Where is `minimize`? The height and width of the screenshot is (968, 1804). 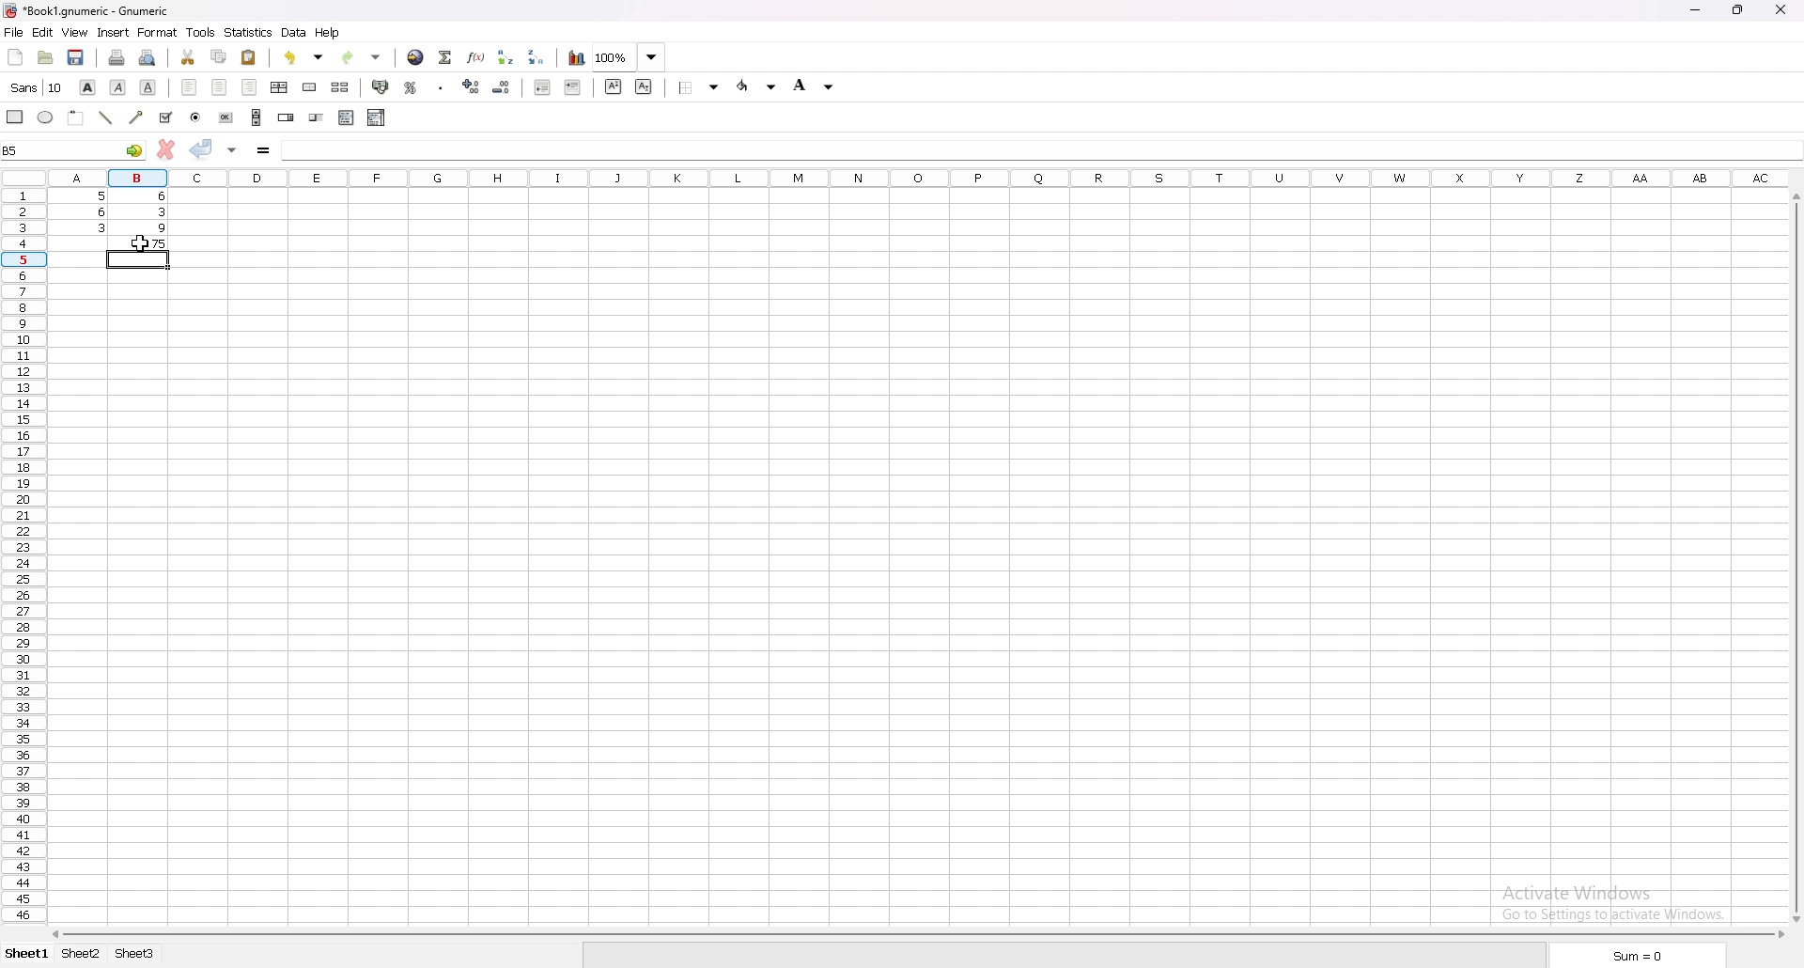
minimize is located at coordinates (1695, 10).